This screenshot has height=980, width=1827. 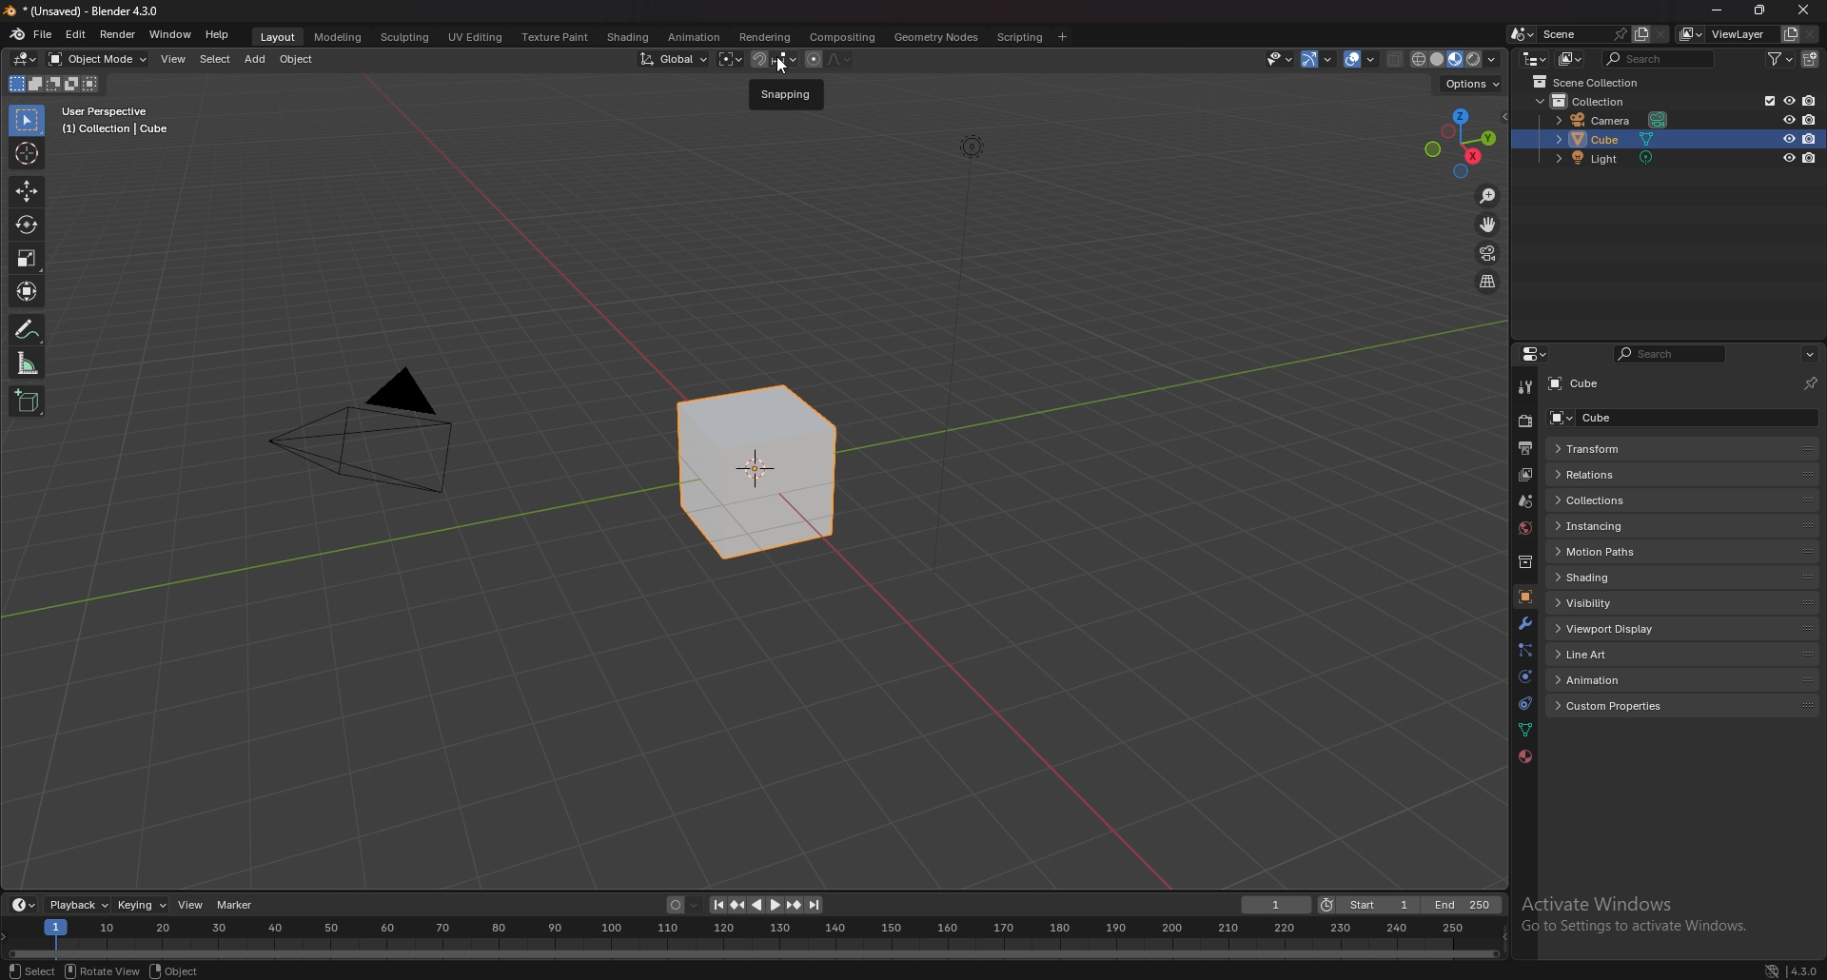 I want to click on animation, so click(x=1616, y=679).